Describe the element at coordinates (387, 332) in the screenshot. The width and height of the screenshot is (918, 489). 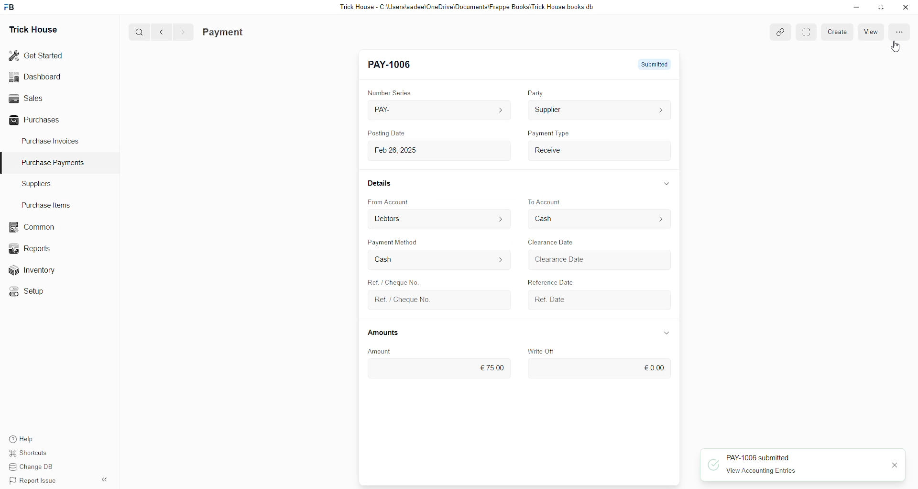
I see `Amounts` at that location.